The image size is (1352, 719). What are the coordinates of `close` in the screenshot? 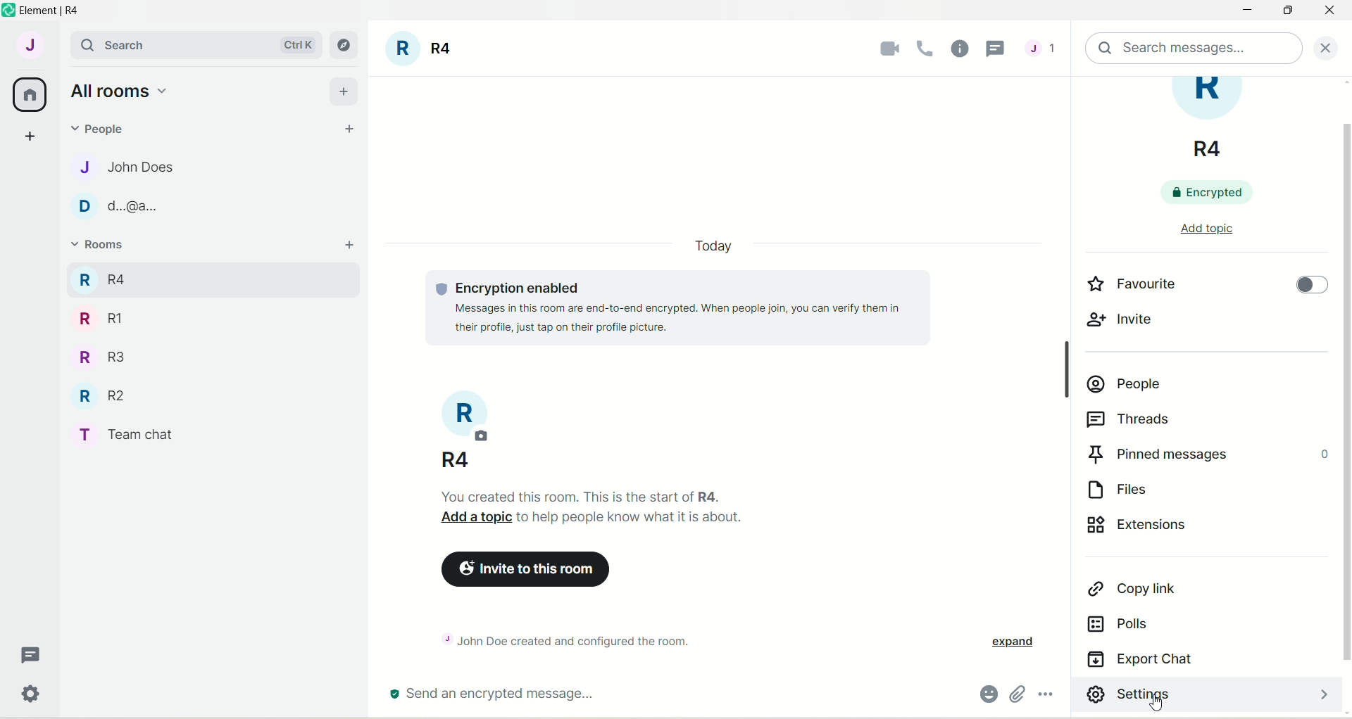 It's located at (1330, 46).